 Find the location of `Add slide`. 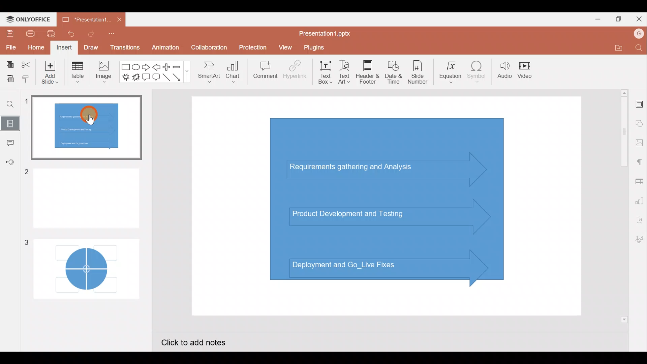

Add slide is located at coordinates (49, 73).